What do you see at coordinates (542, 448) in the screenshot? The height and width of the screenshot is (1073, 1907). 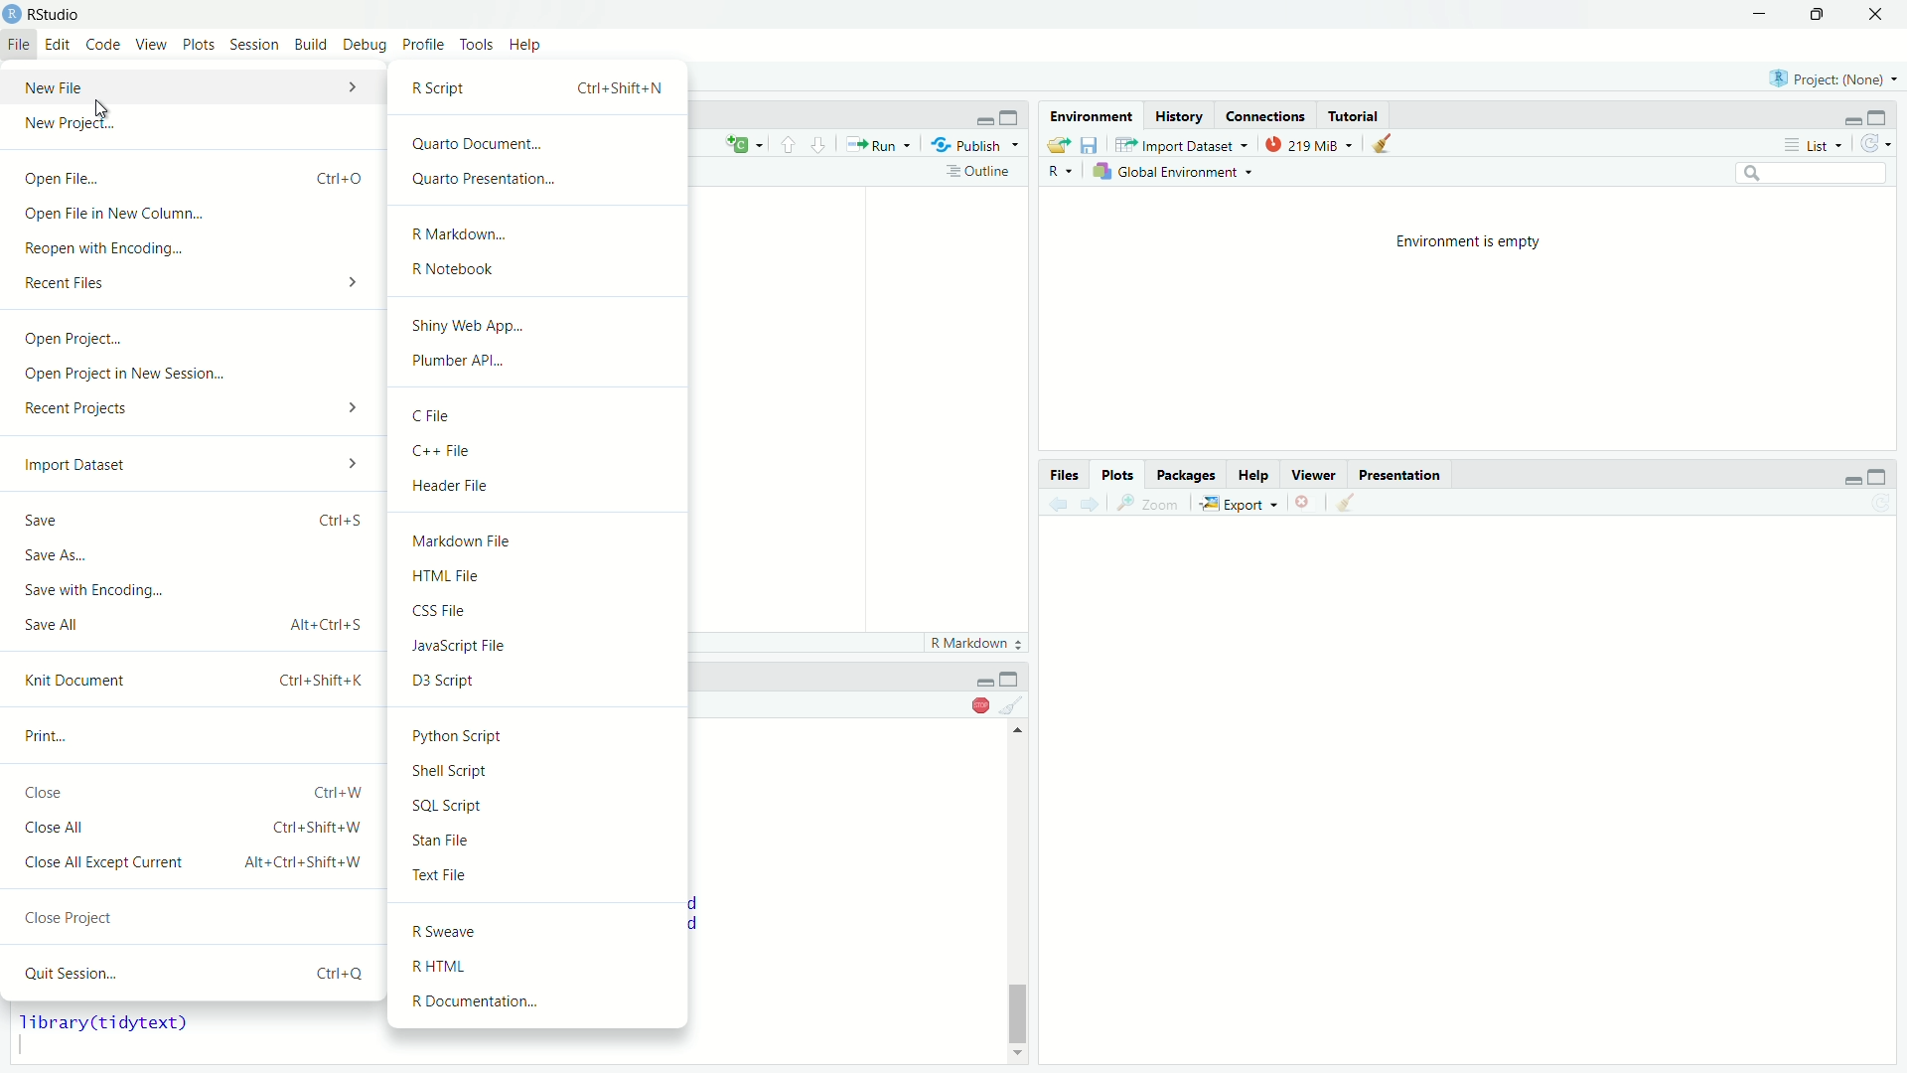 I see `C++ File` at bounding box center [542, 448].